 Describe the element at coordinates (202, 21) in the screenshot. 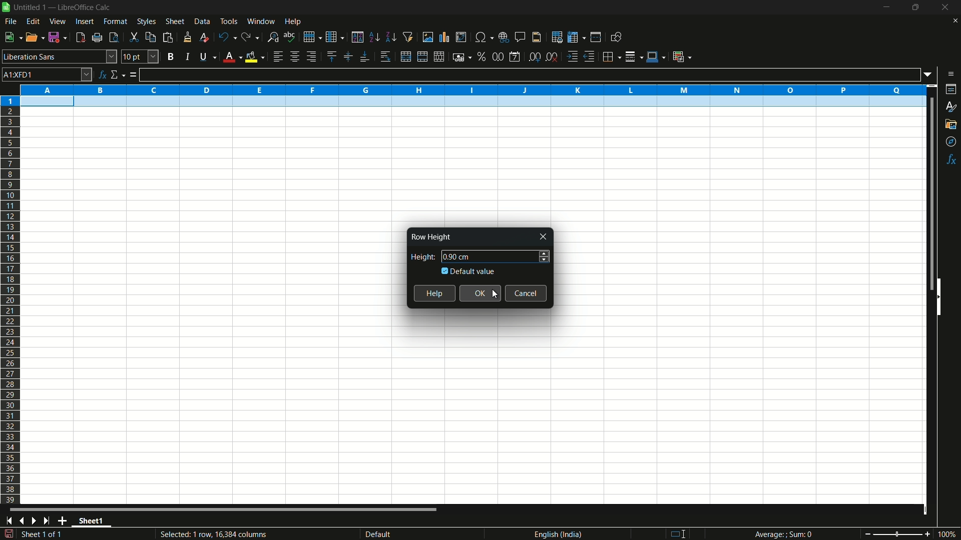

I see `data menu` at that location.